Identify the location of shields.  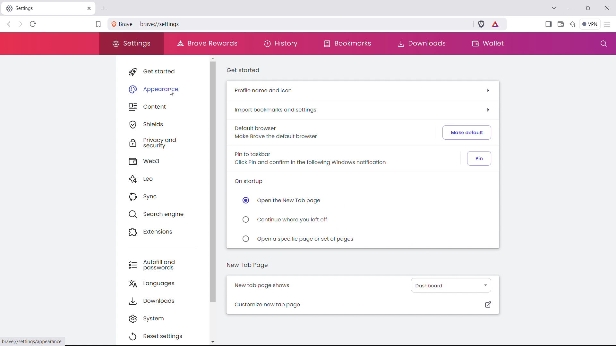
(163, 123).